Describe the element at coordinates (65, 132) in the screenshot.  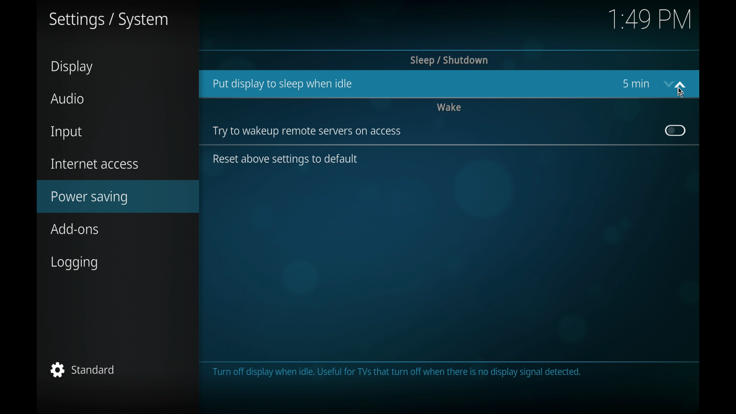
I see `input` at that location.